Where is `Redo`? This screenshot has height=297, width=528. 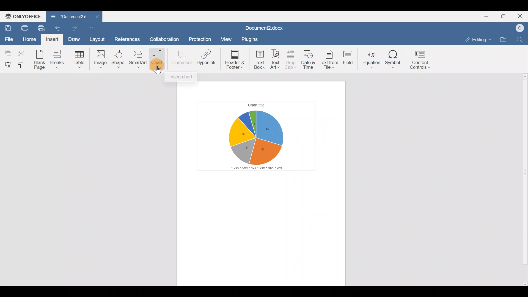 Redo is located at coordinates (75, 27).